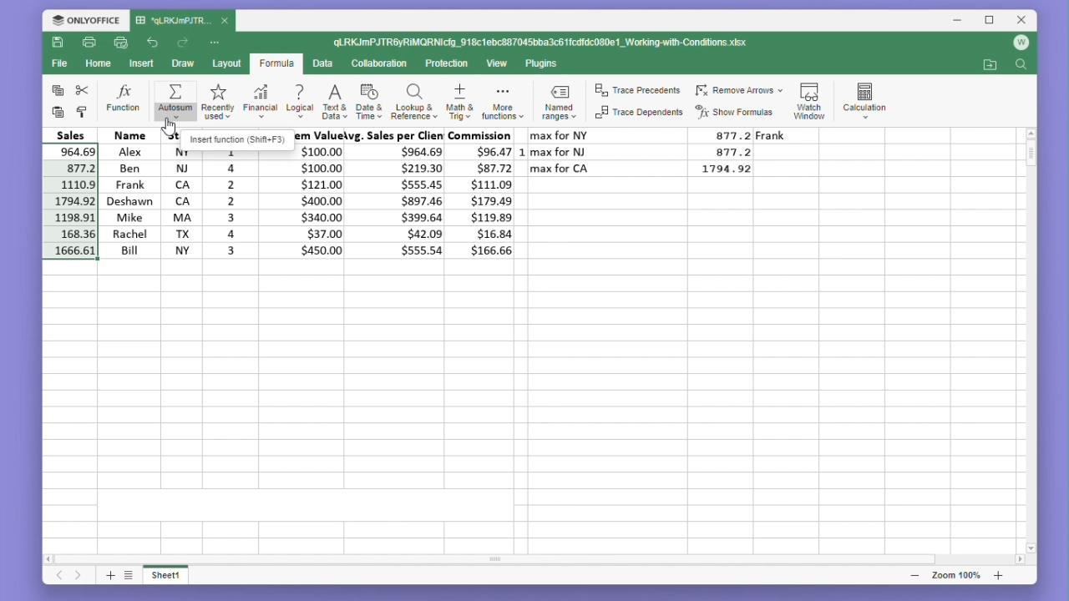 The width and height of the screenshot is (1069, 601). Describe the element at coordinates (124, 99) in the screenshot. I see `Function` at that location.